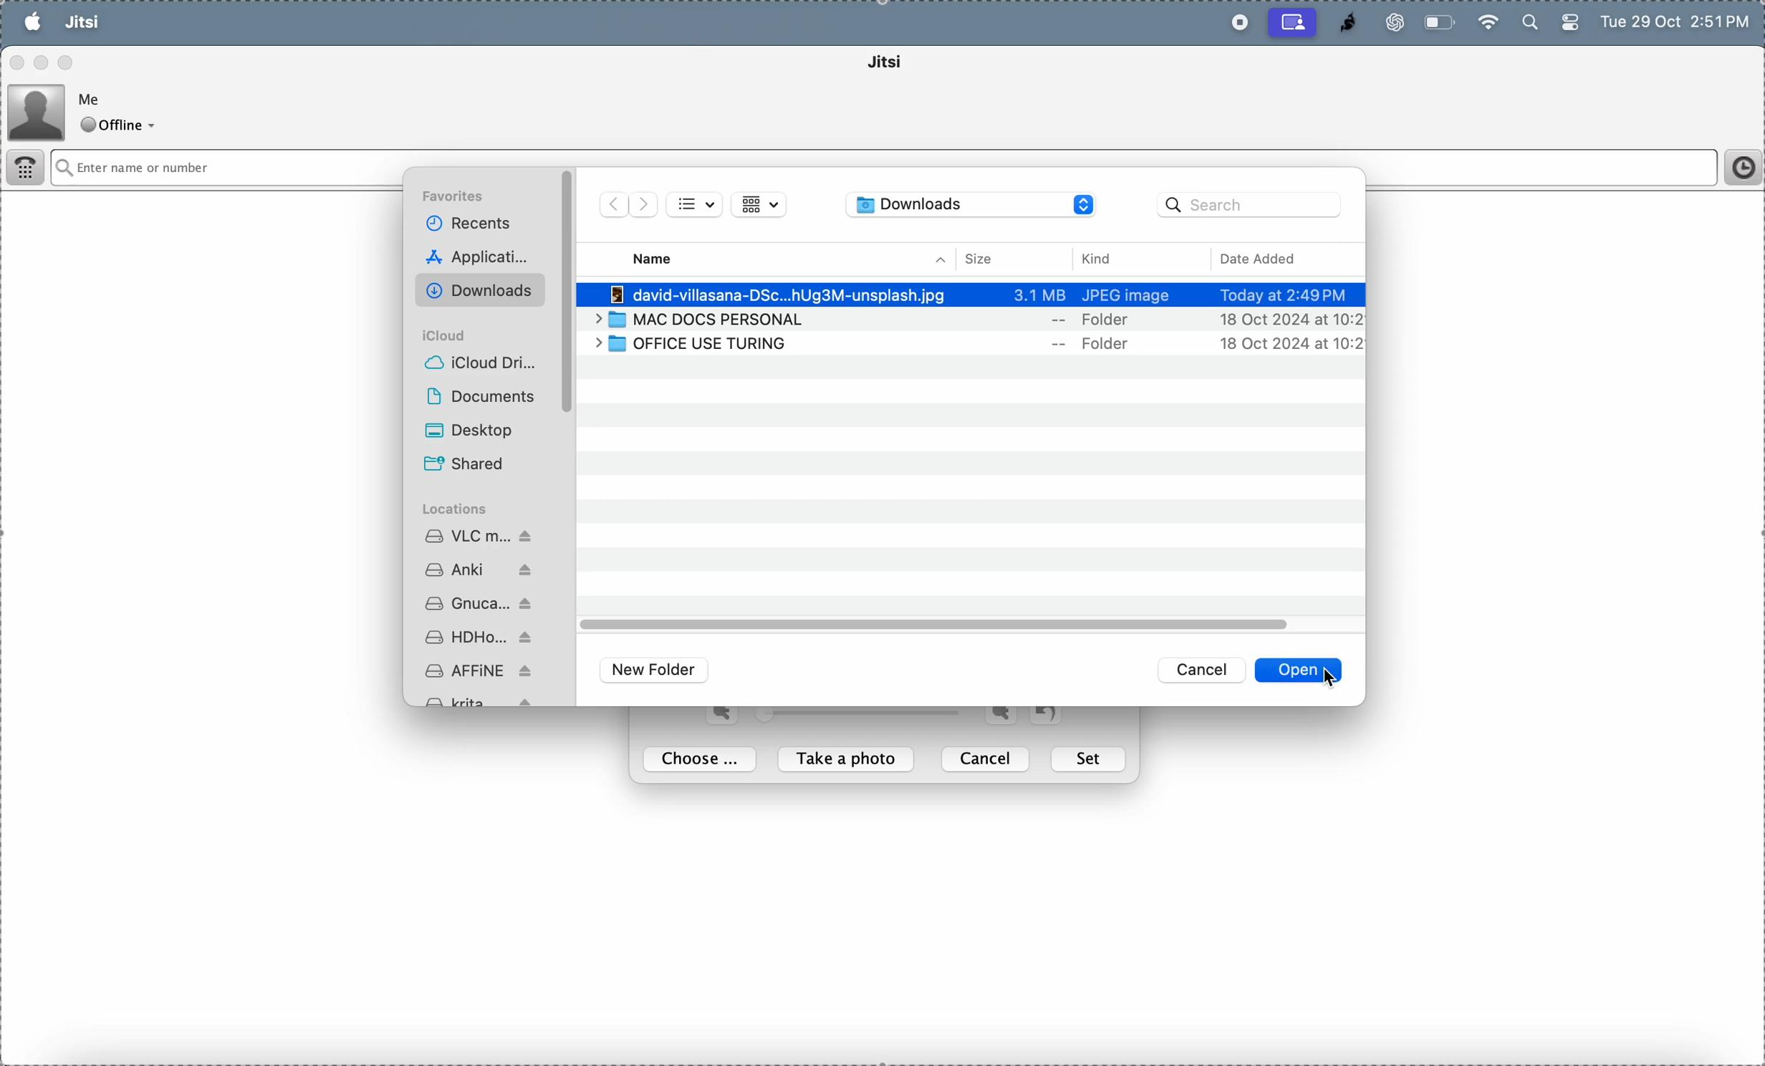 The image size is (1765, 1066). Describe the element at coordinates (481, 361) in the screenshot. I see `i cloud drive` at that location.